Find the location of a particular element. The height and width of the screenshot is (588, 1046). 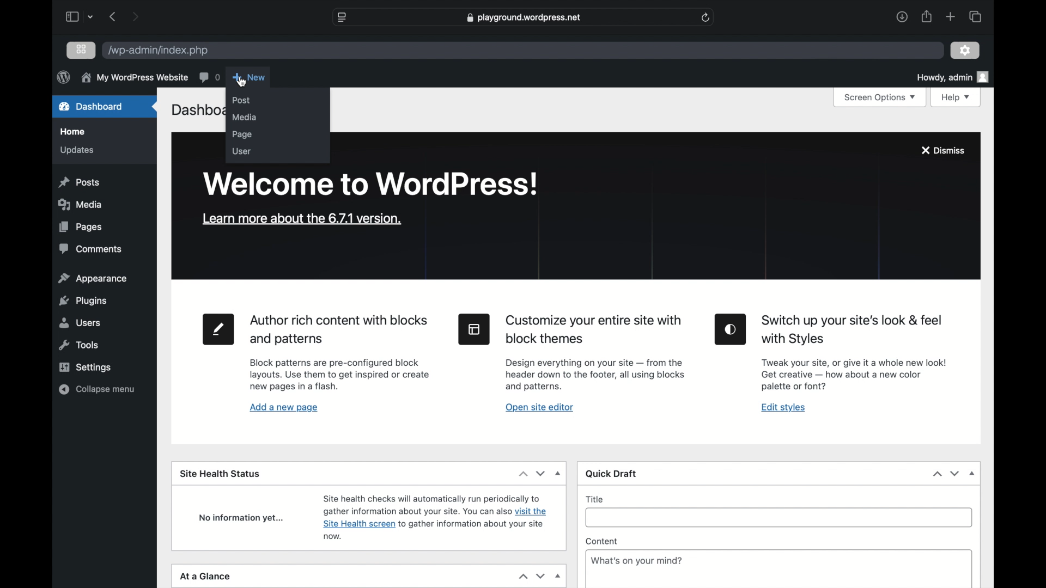

stepper button down is located at coordinates (540, 577).